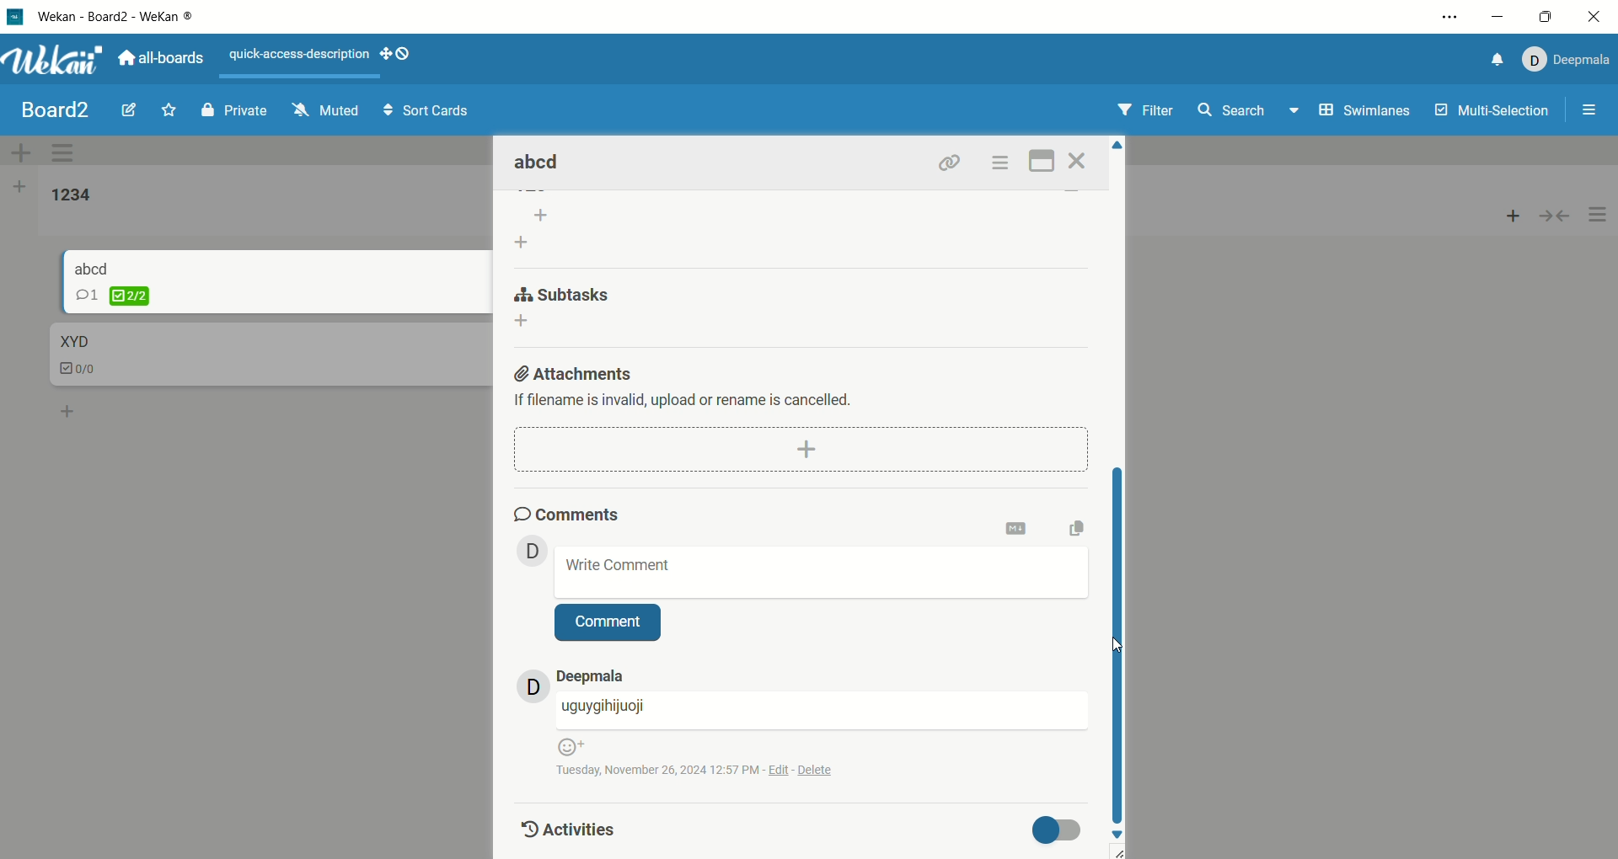 The image size is (1618, 859). Describe the element at coordinates (1563, 60) in the screenshot. I see `account` at that location.